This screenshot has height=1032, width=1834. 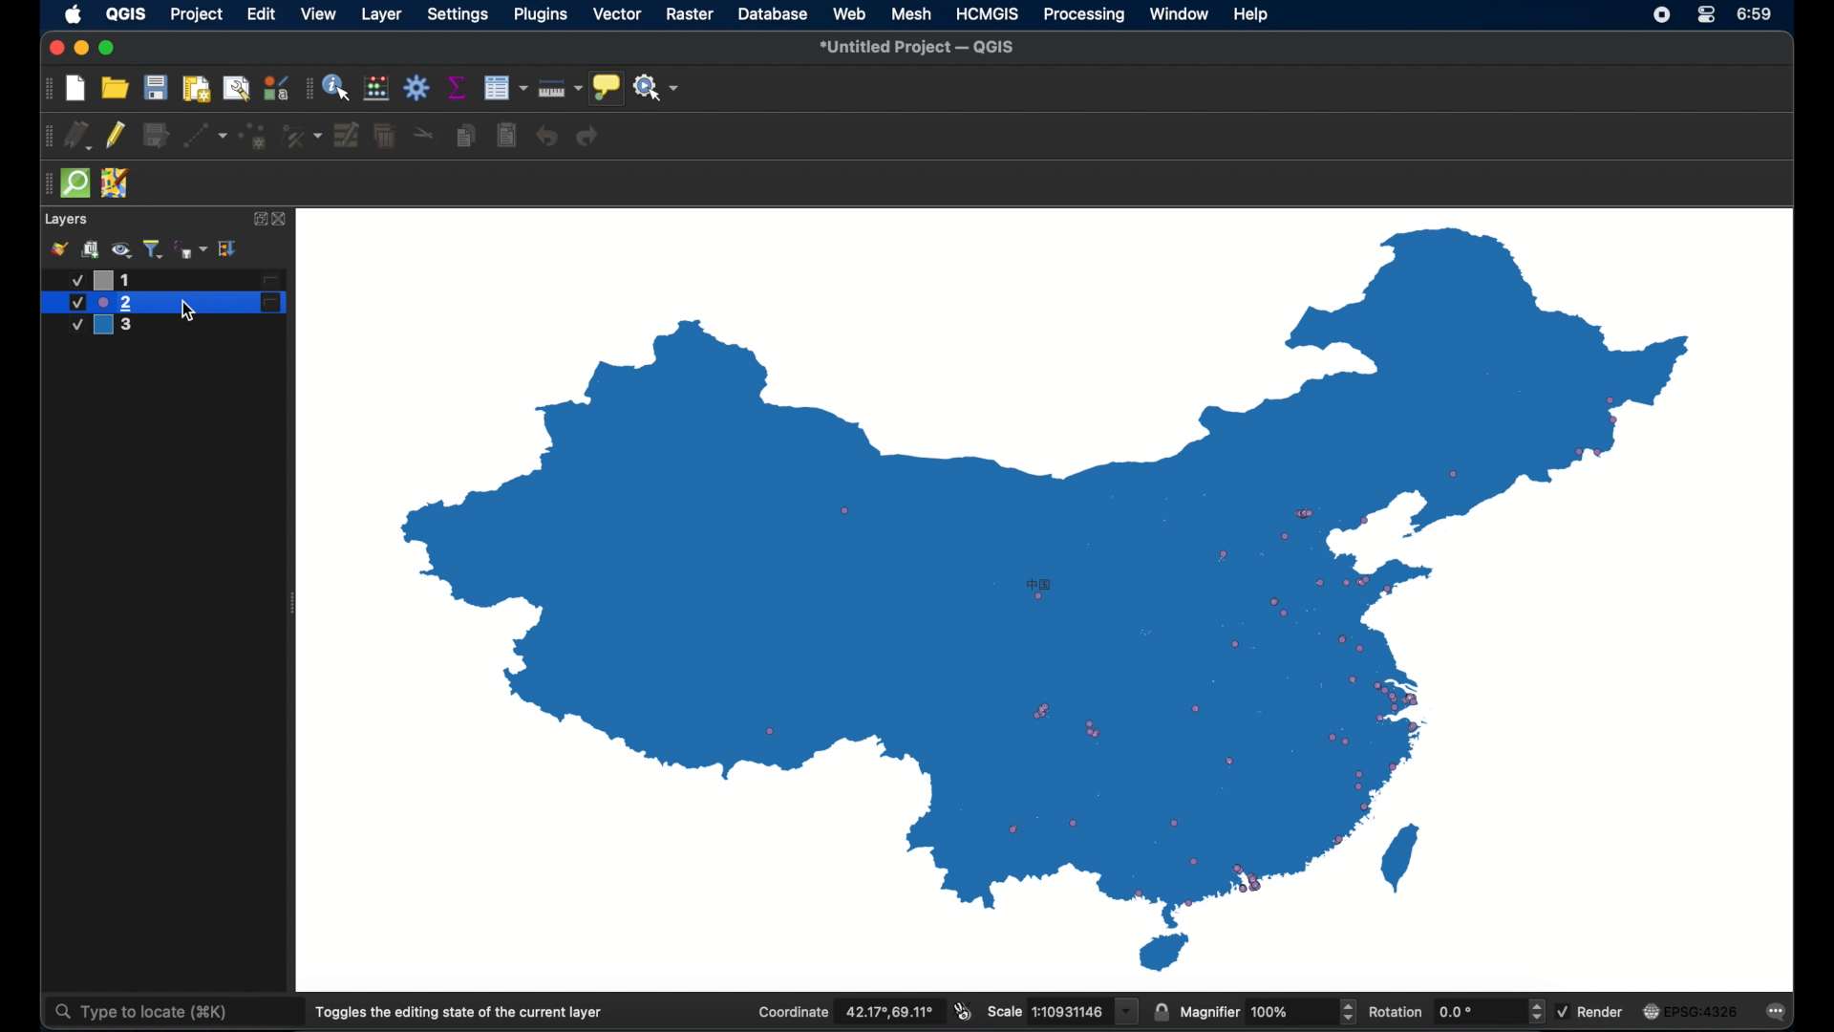 I want to click on style manager, so click(x=276, y=87).